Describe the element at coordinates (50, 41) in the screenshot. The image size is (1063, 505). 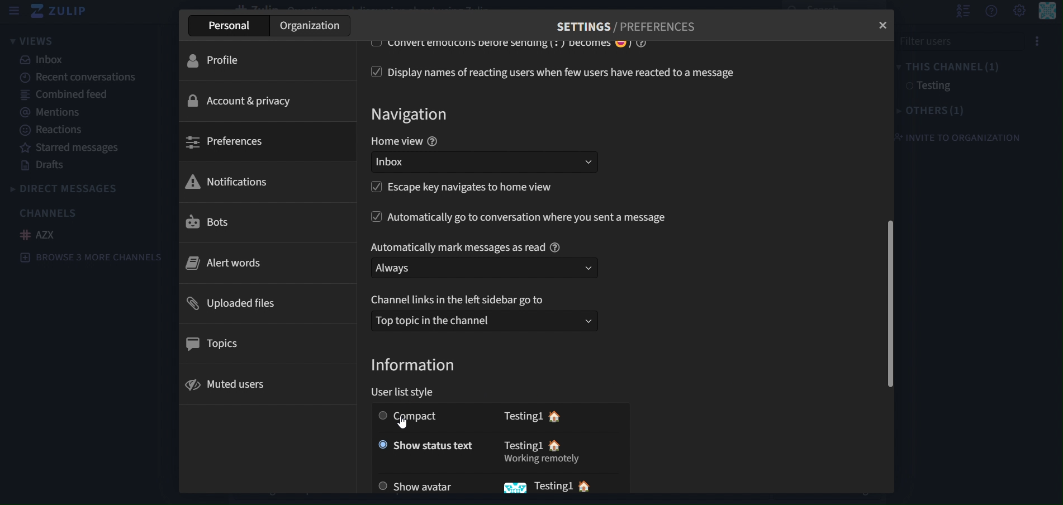
I see `views` at that location.